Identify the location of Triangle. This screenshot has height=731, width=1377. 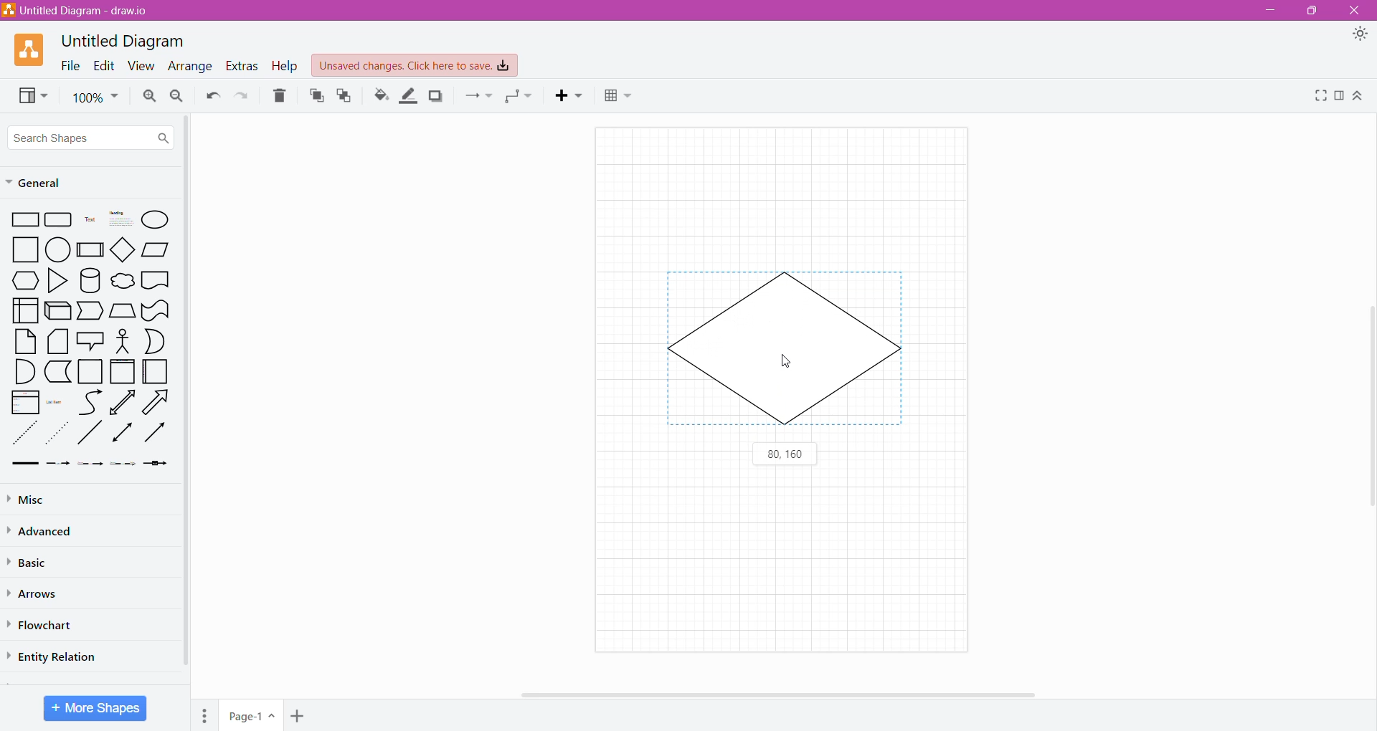
(56, 282).